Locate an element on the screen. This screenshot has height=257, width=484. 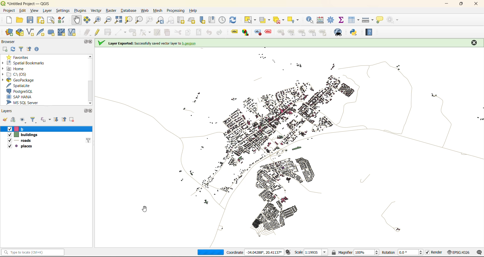
new 3d map view is located at coordinates (192, 21).